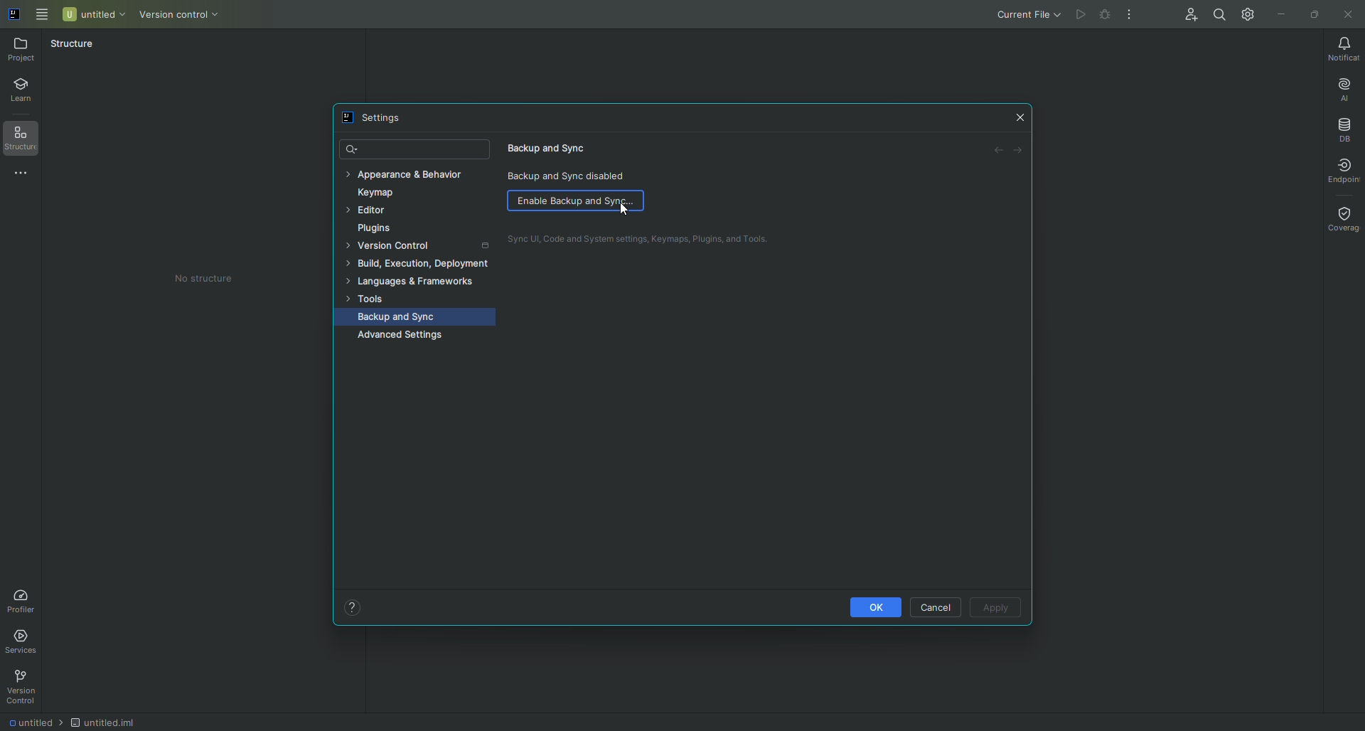 The height and width of the screenshot is (731, 1365). Describe the element at coordinates (16, 11) in the screenshot. I see `` at that location.